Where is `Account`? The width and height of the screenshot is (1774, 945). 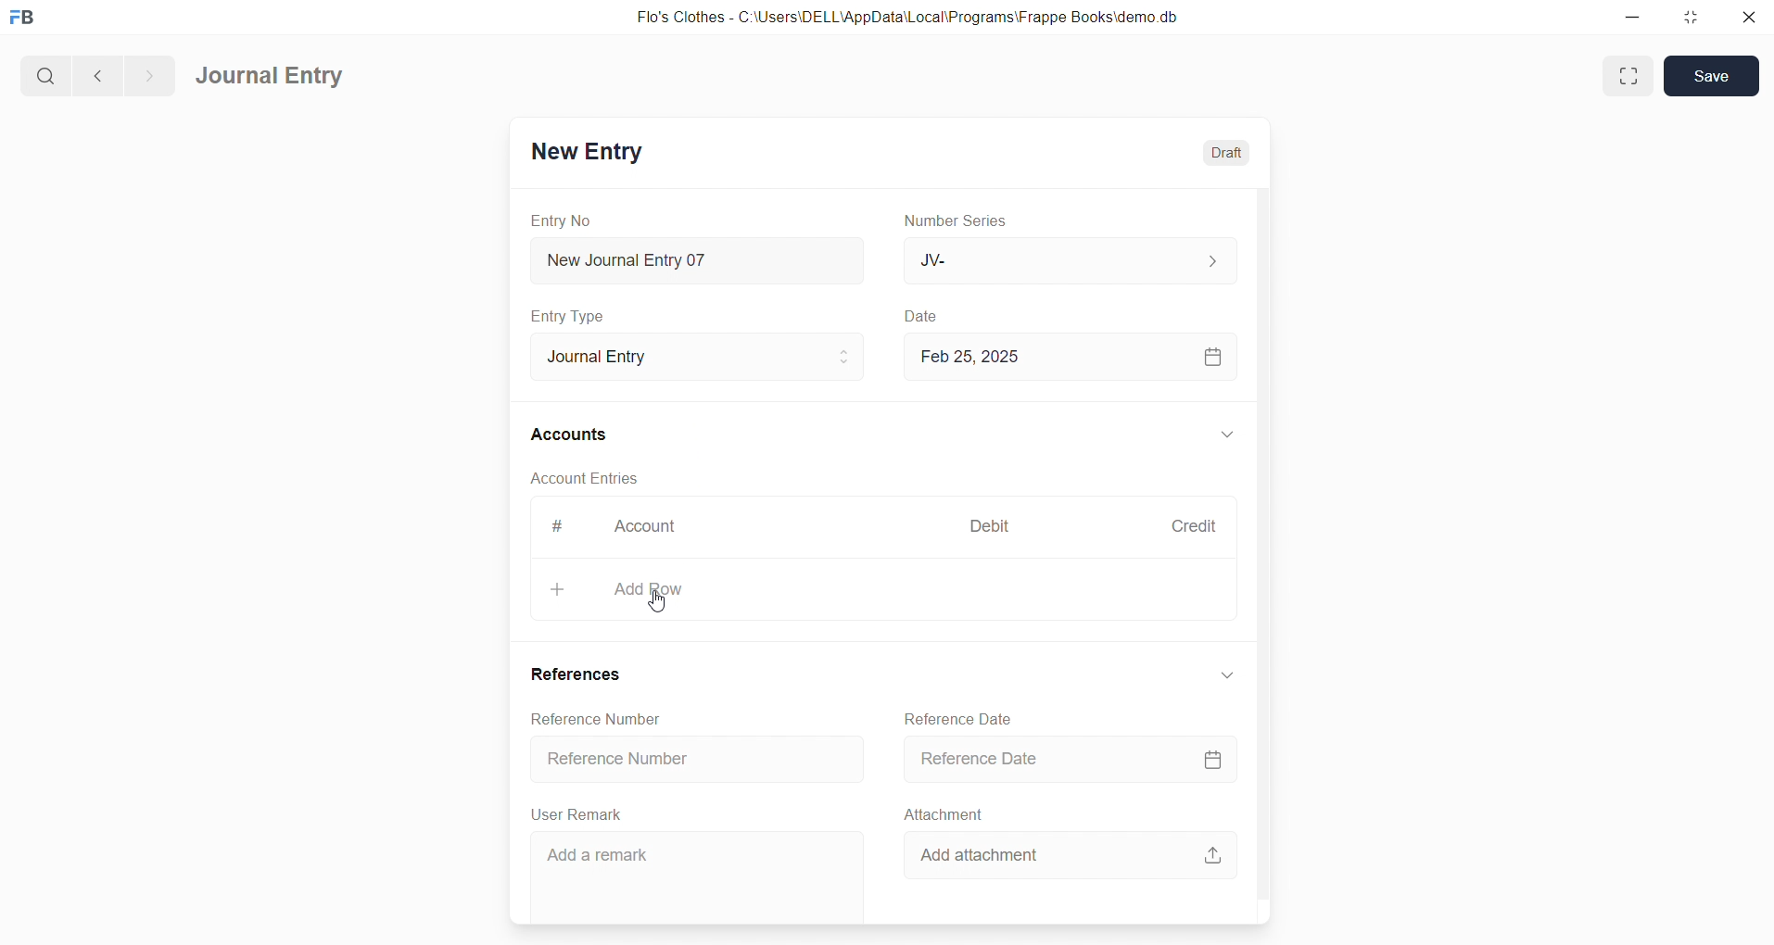 Account is located at coordinates (649, 528).